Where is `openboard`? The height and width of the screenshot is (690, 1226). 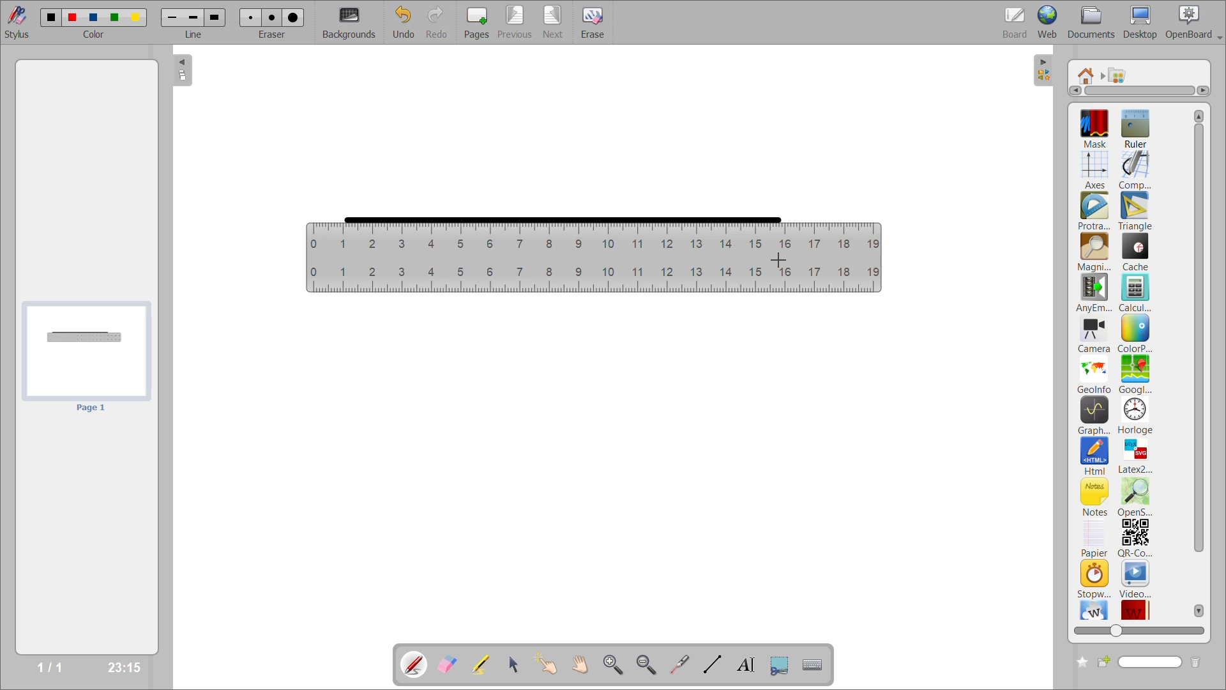 openboard is located at coordinates (1195, 22).